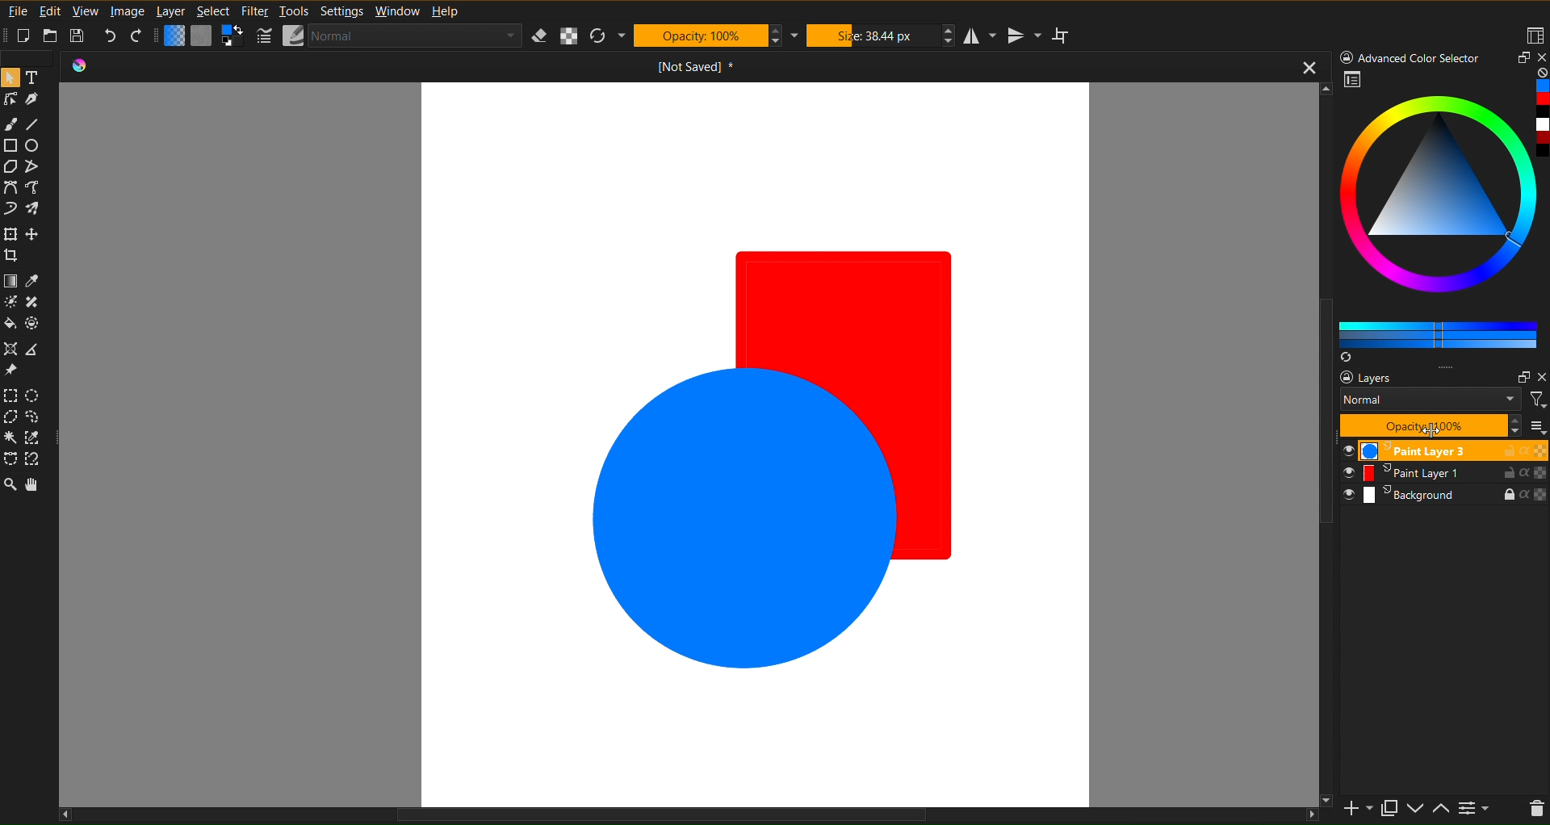 The width and height of the screenshot is (1550, 825). I want to click on Text, so click(36, 76).